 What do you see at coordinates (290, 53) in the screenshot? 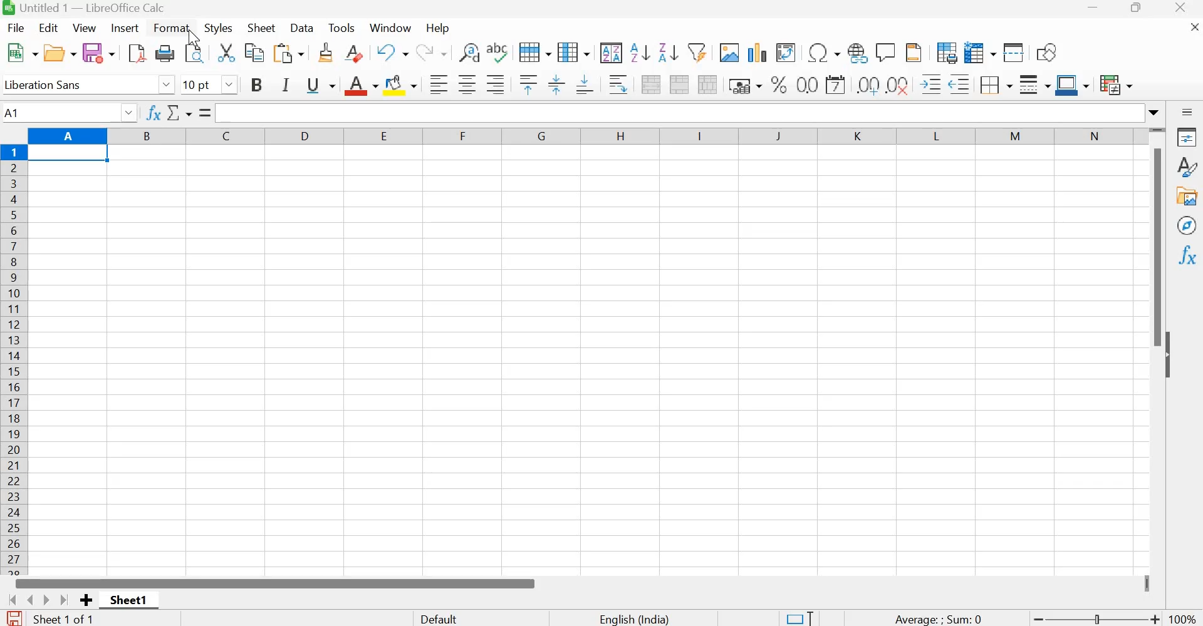
I see `Paste` at bounding box center [290, 53].